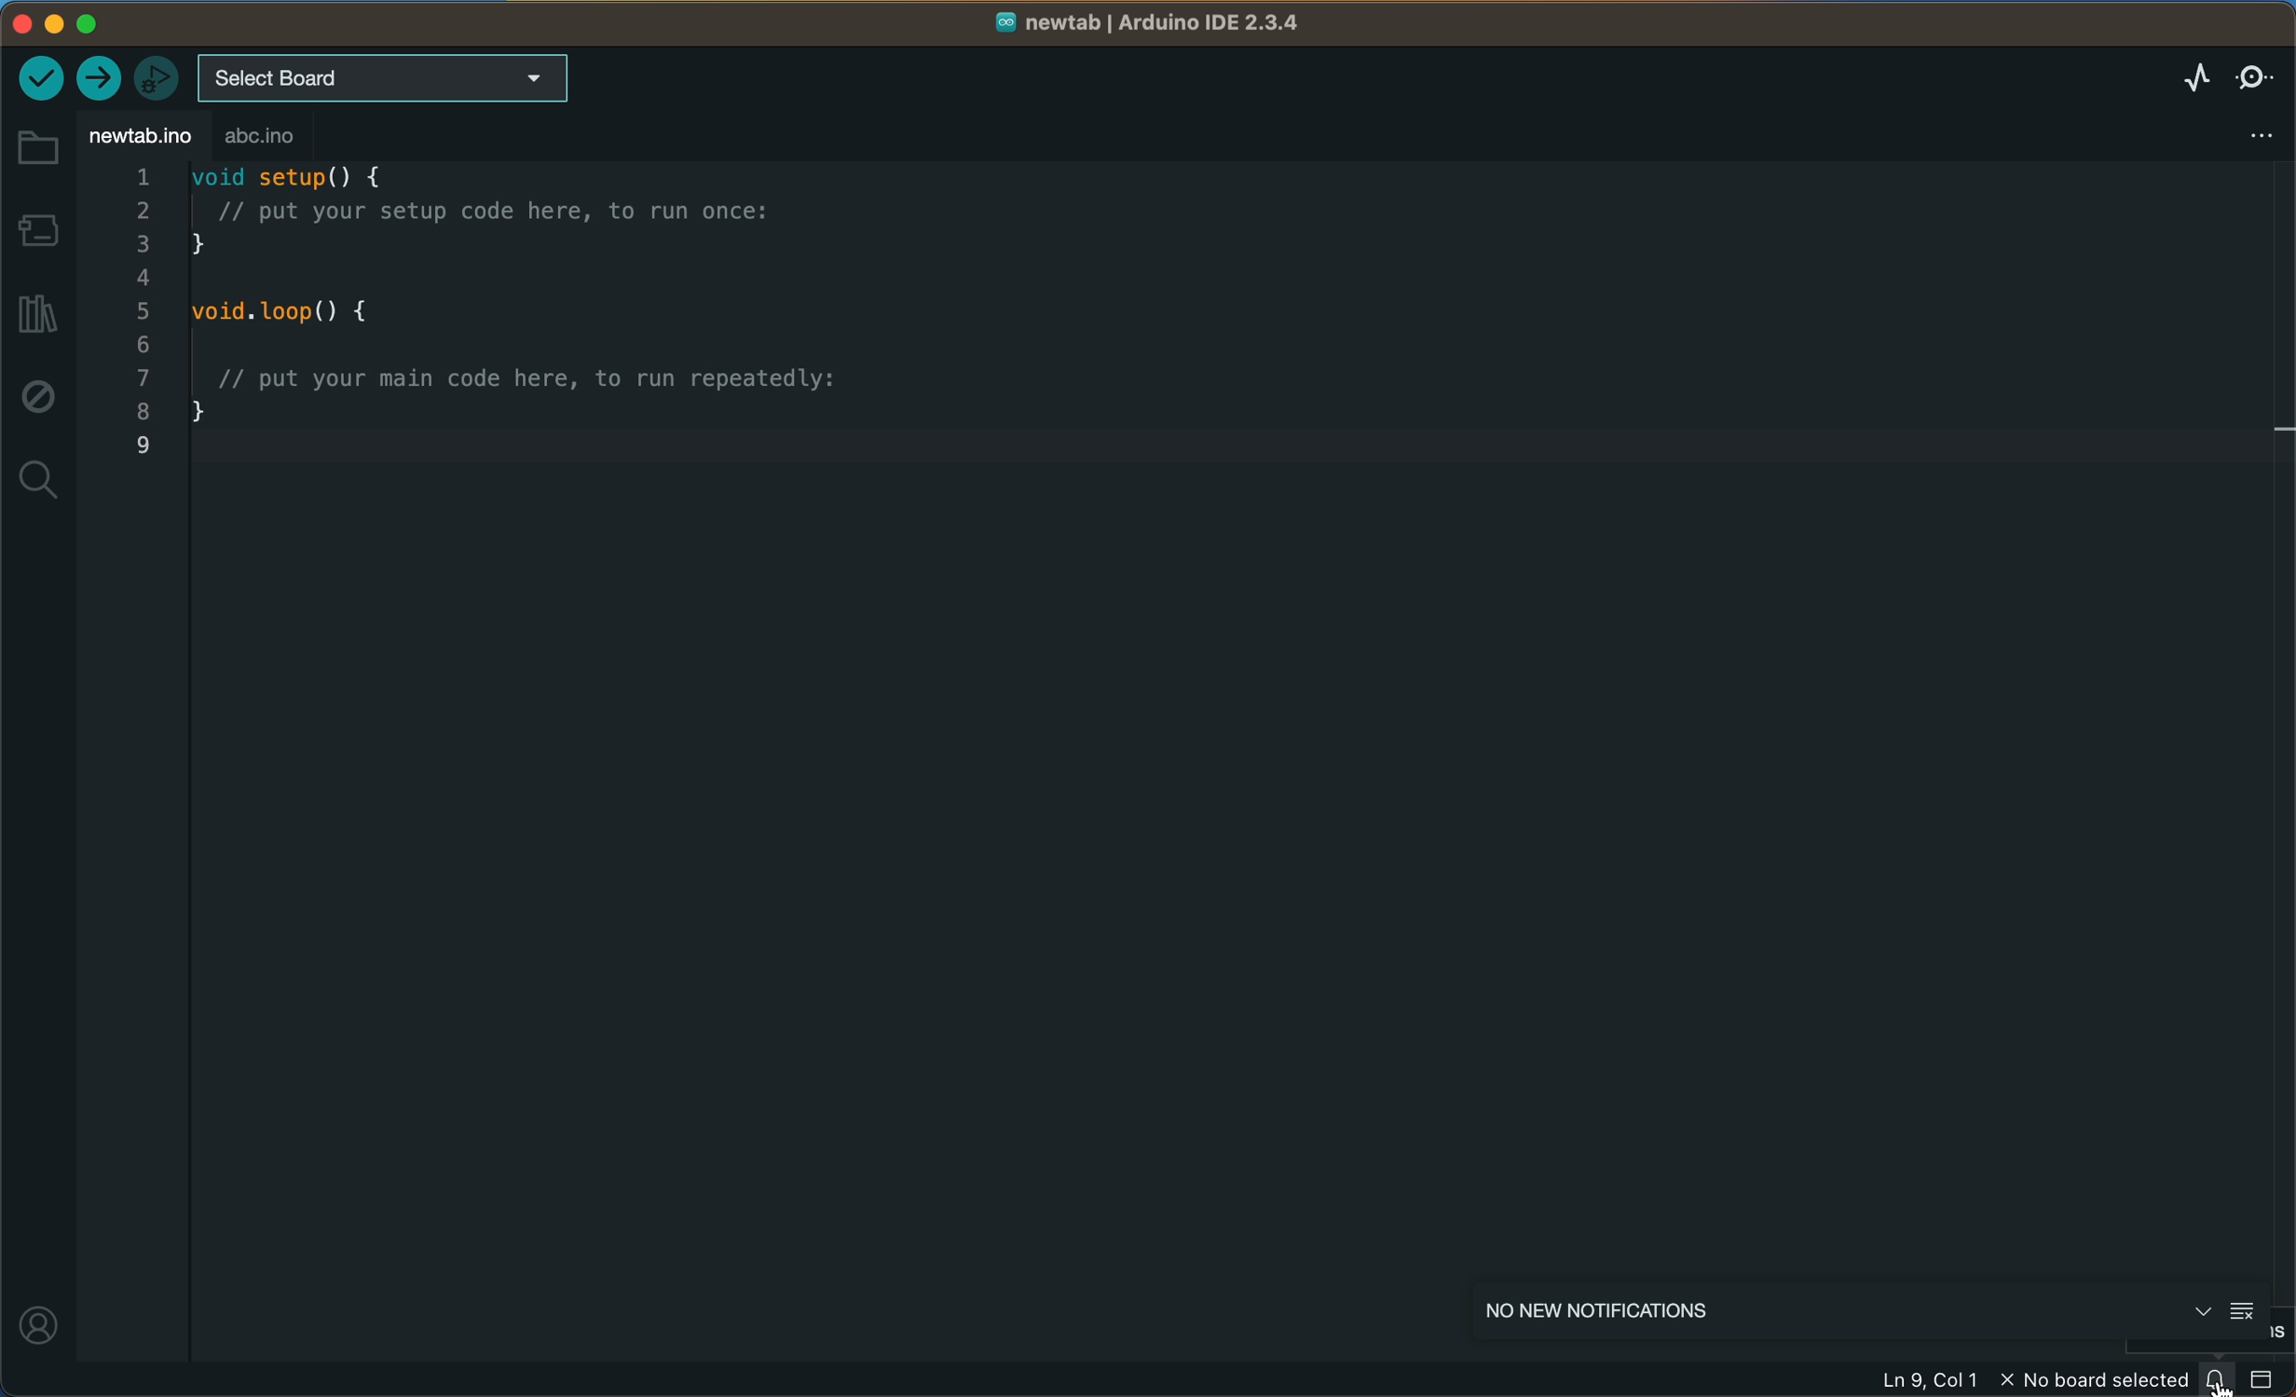  I want to click on notification, so click(1697, 1311).